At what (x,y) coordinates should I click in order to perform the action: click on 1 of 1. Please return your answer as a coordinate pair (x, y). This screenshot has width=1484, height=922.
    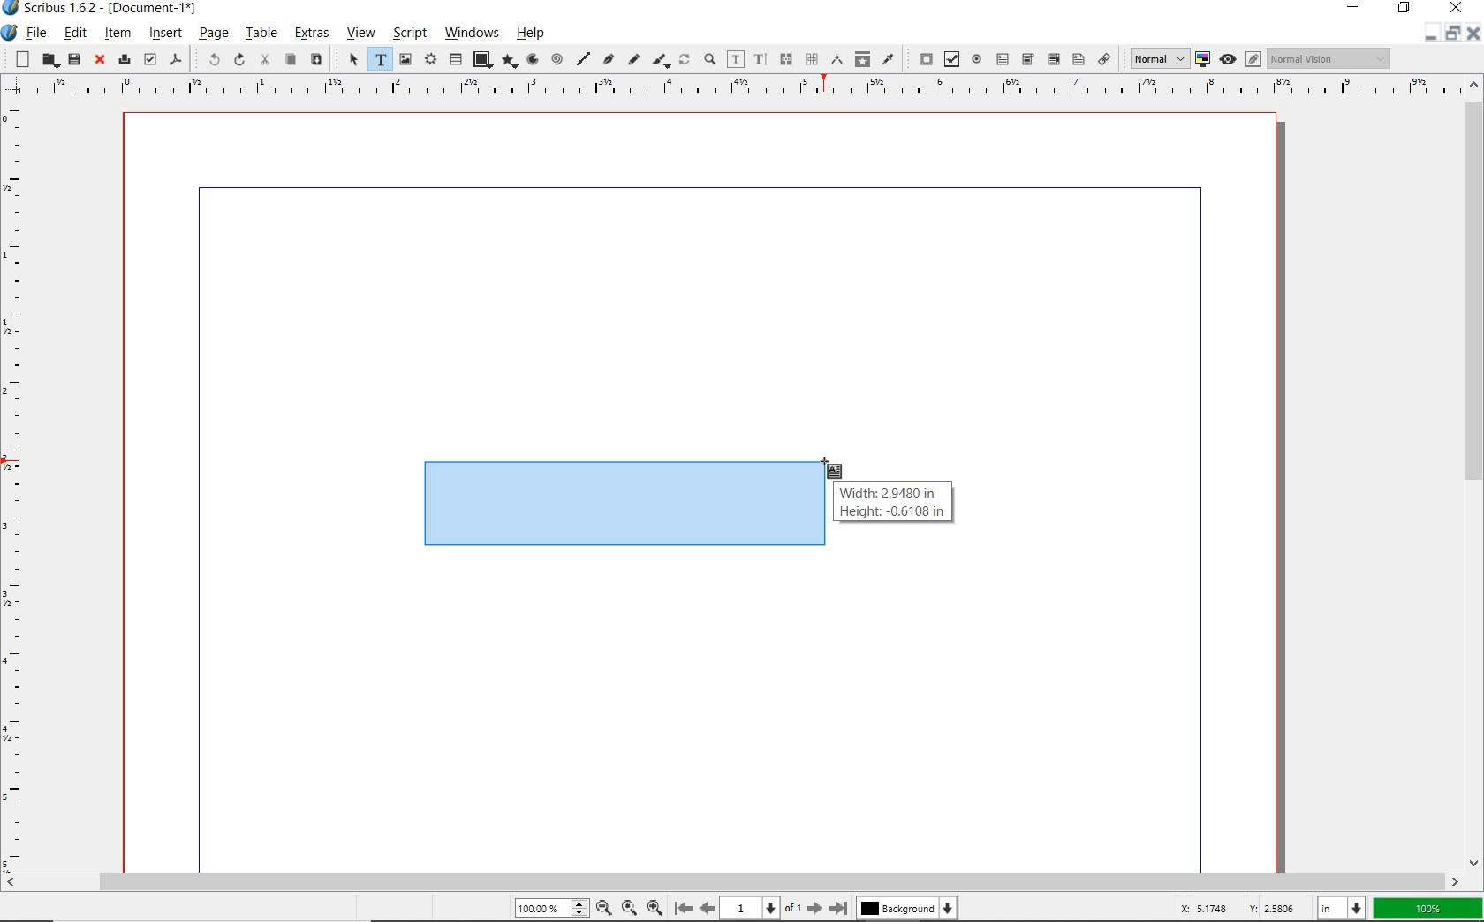
    Looking at the image, I should click on (761, 908).